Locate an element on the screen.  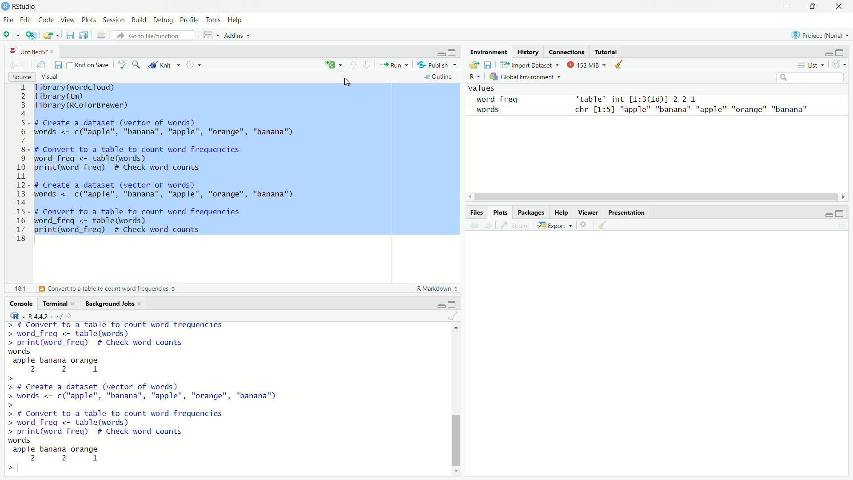
Number line is located at coordinates (21, 164).